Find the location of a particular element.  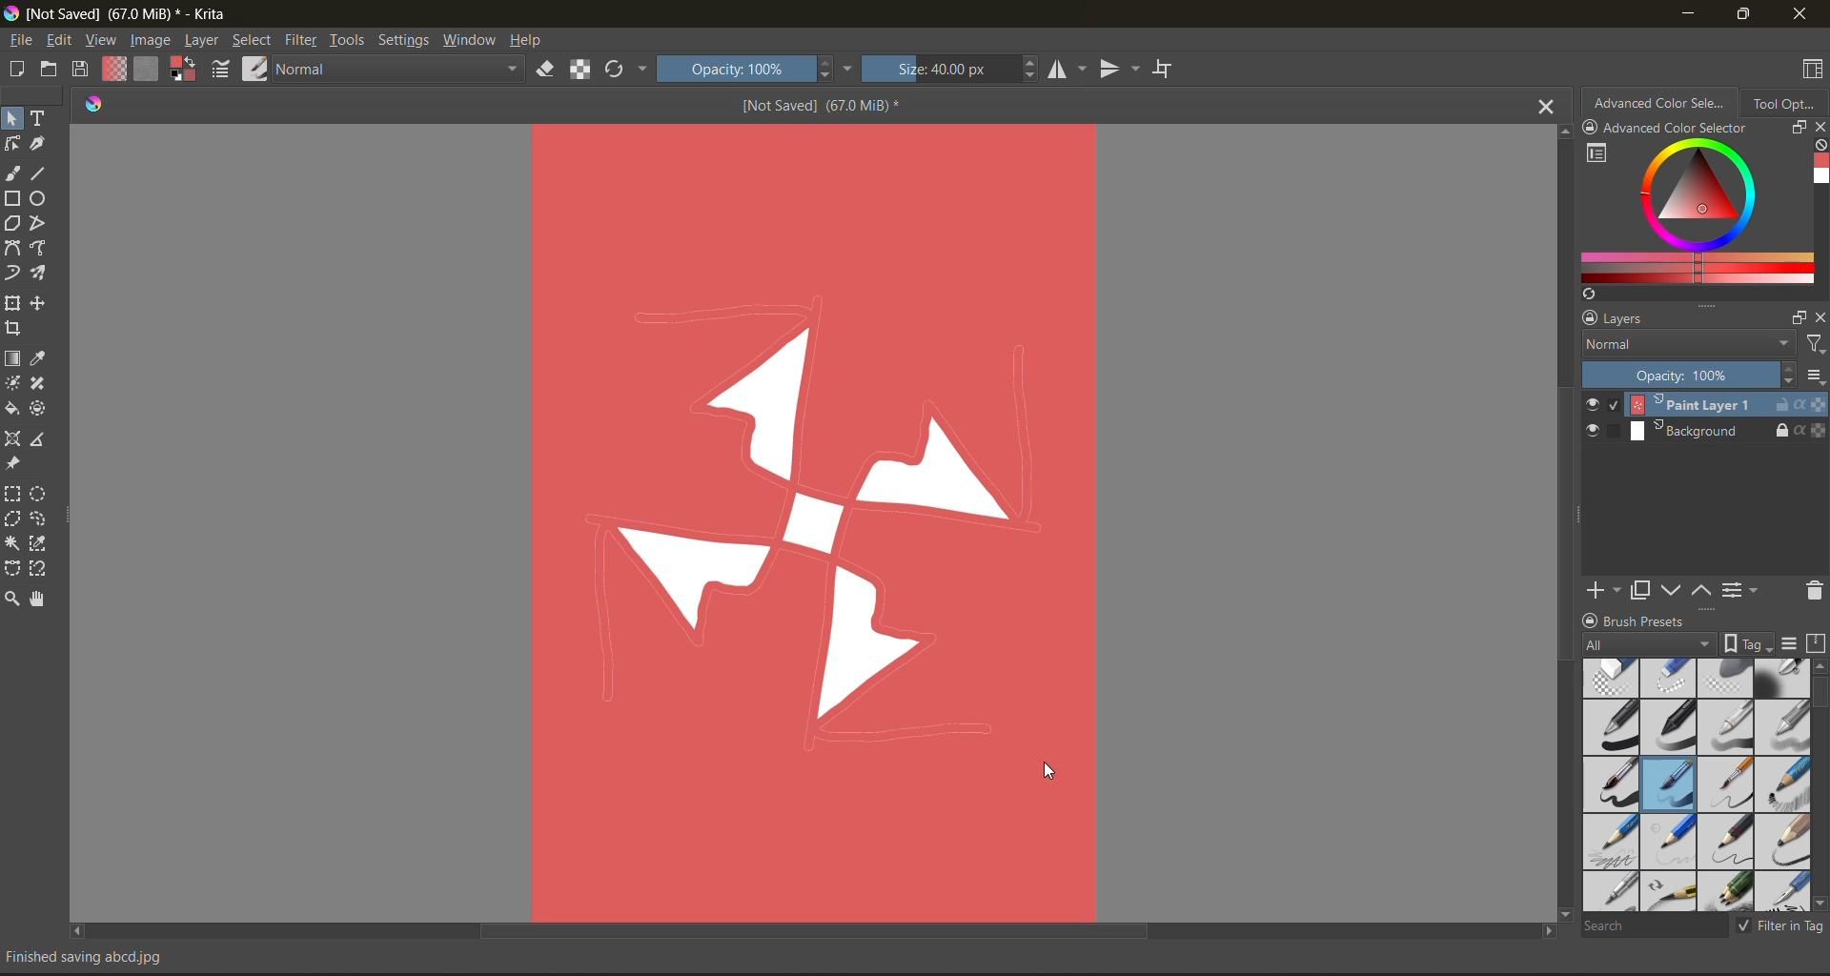

tools is located at coordinates (12, 495).